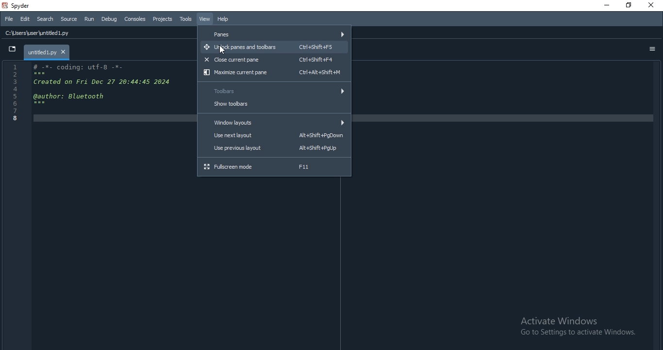 The height and width of the screenshot is (350, 663). I want to click on fullscreen mode, so click(275, 167).